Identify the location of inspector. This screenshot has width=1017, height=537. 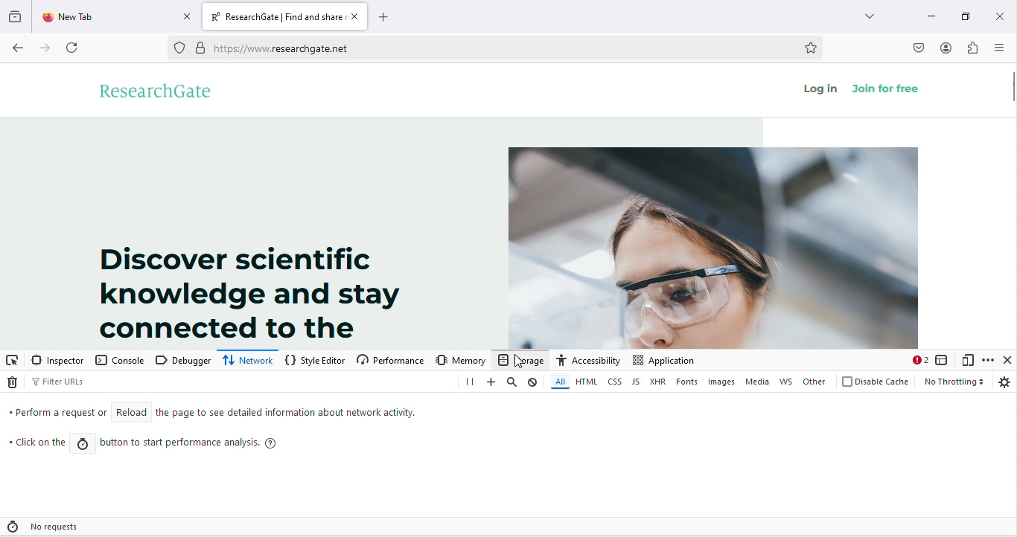
(58, 361).